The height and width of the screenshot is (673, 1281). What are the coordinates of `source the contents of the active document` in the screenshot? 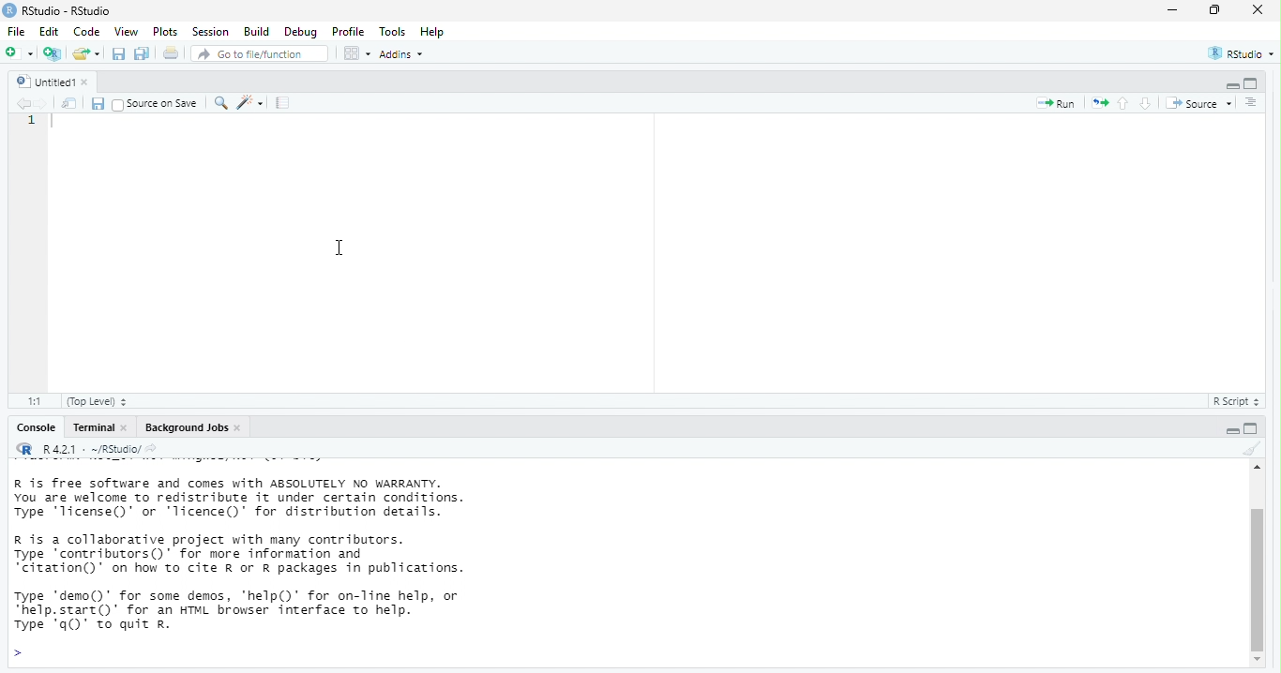 It's located at (1202, 104).